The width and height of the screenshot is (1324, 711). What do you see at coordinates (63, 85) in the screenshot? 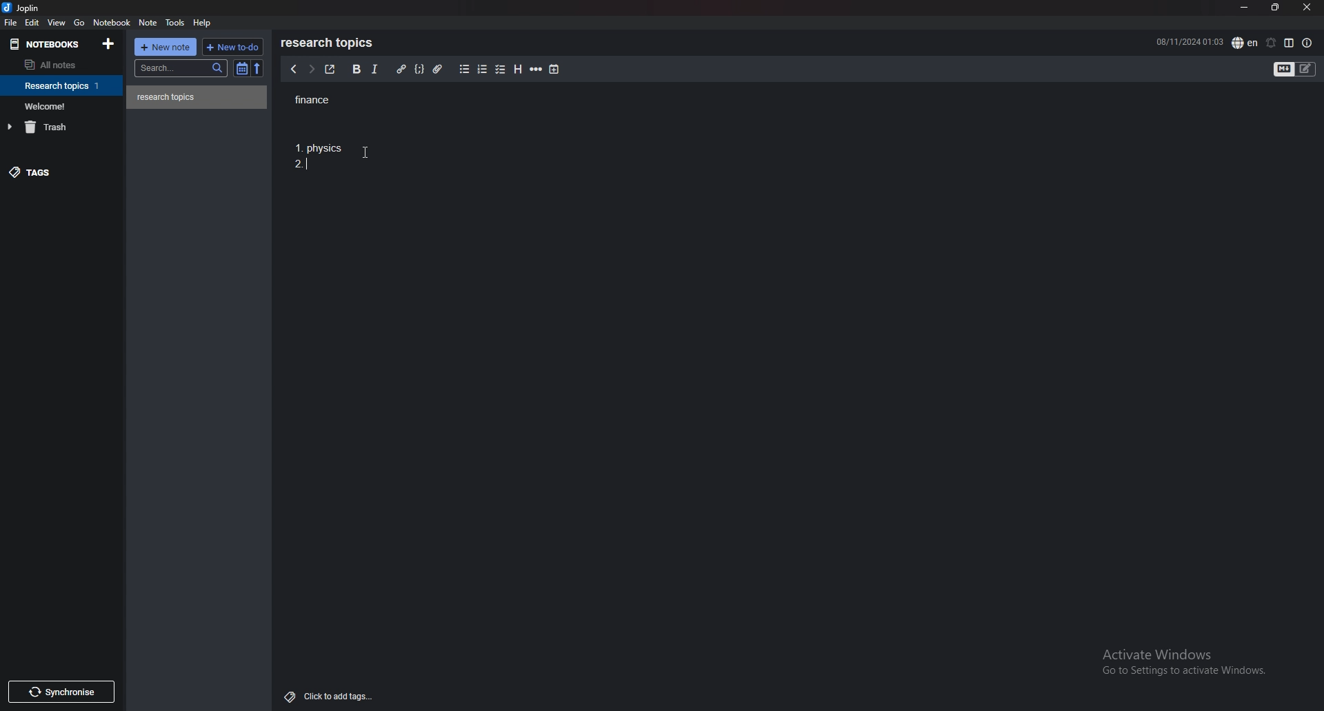
I see `notebook` at bounding box center [63, 85].